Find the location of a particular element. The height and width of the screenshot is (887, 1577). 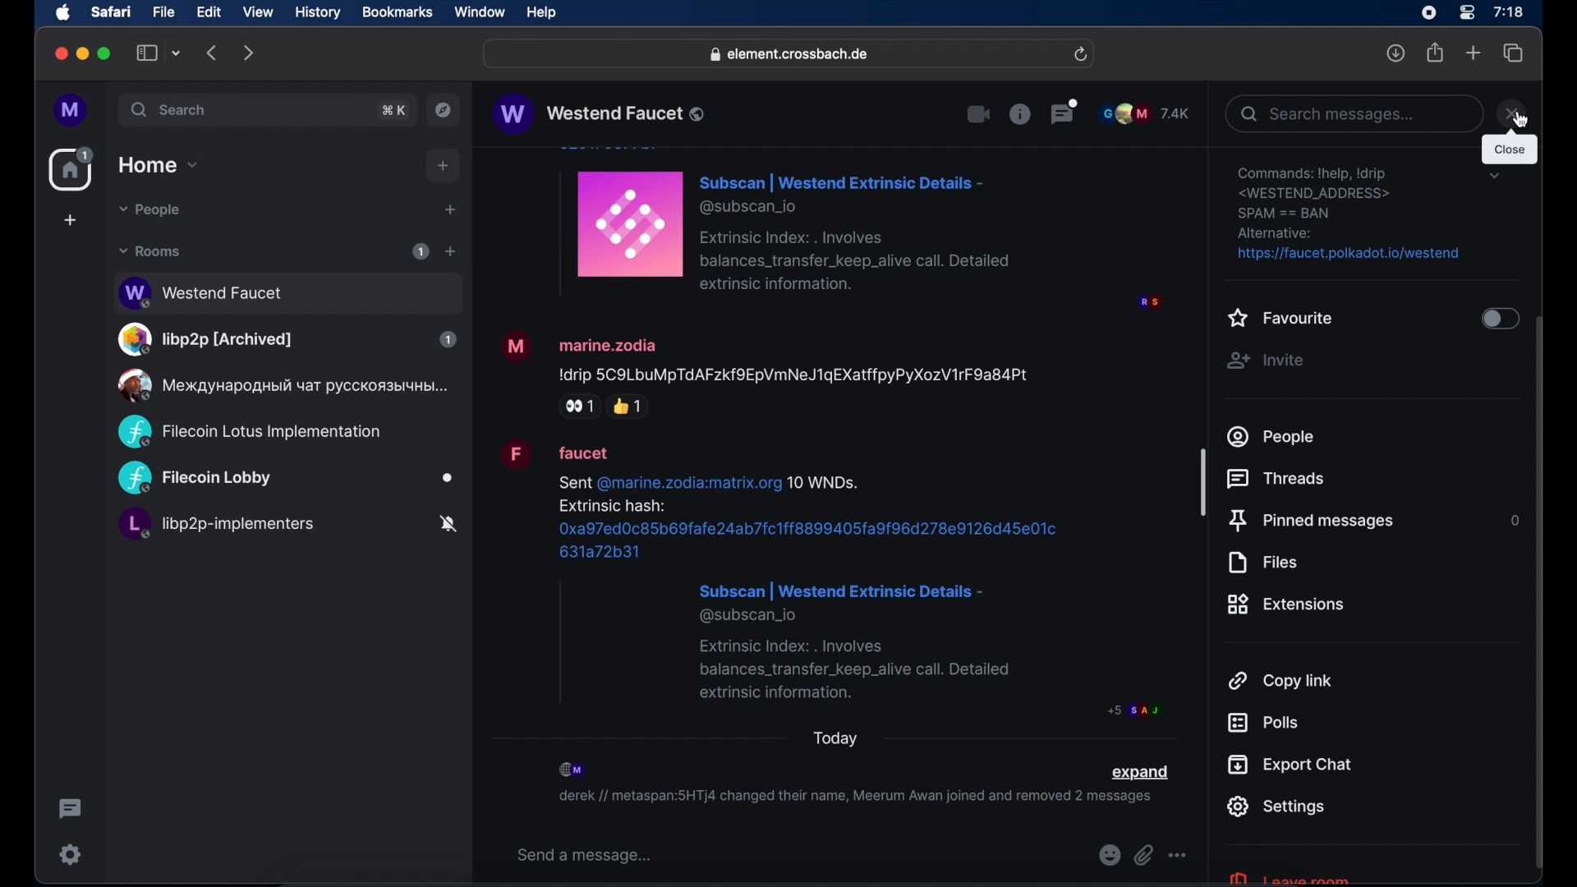

create space is located at coordinates (70, 220).